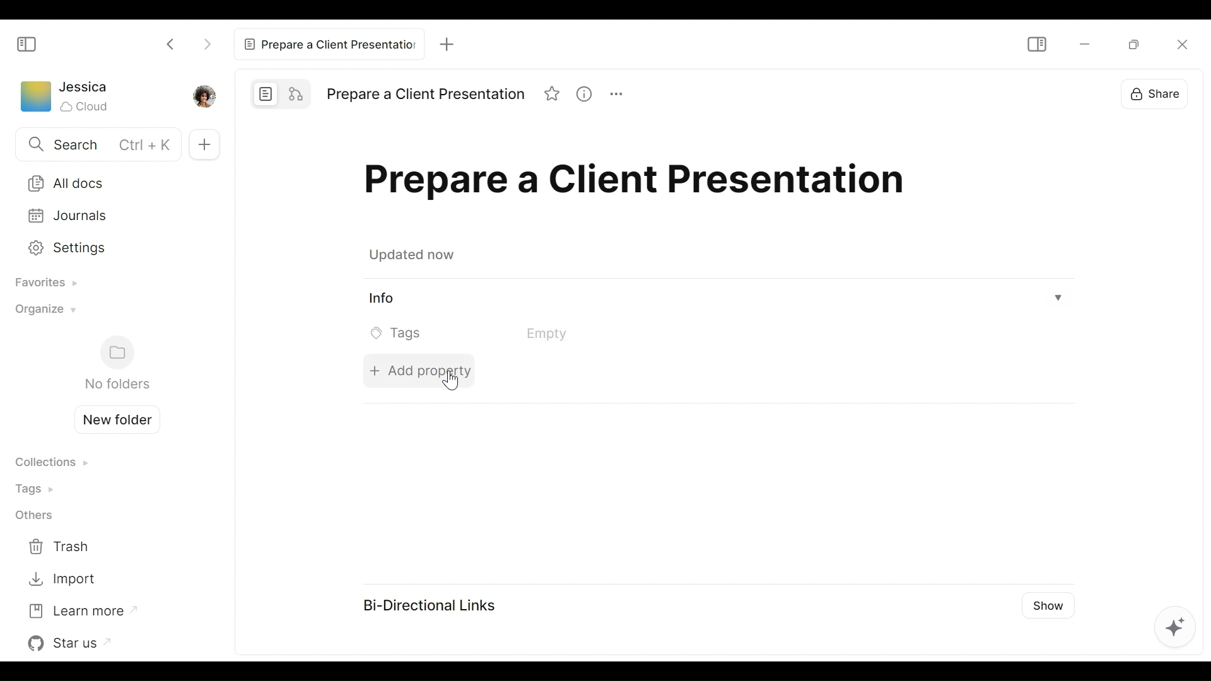  I want to click on Minimize, so click(1133, 44).